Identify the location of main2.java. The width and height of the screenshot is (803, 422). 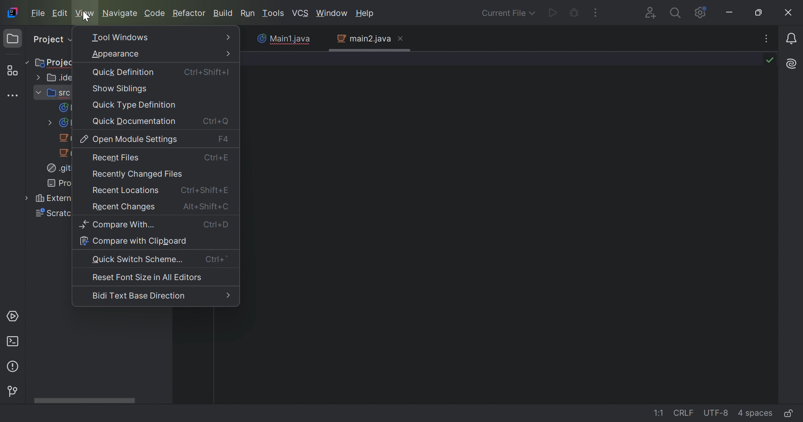
(363, 39).